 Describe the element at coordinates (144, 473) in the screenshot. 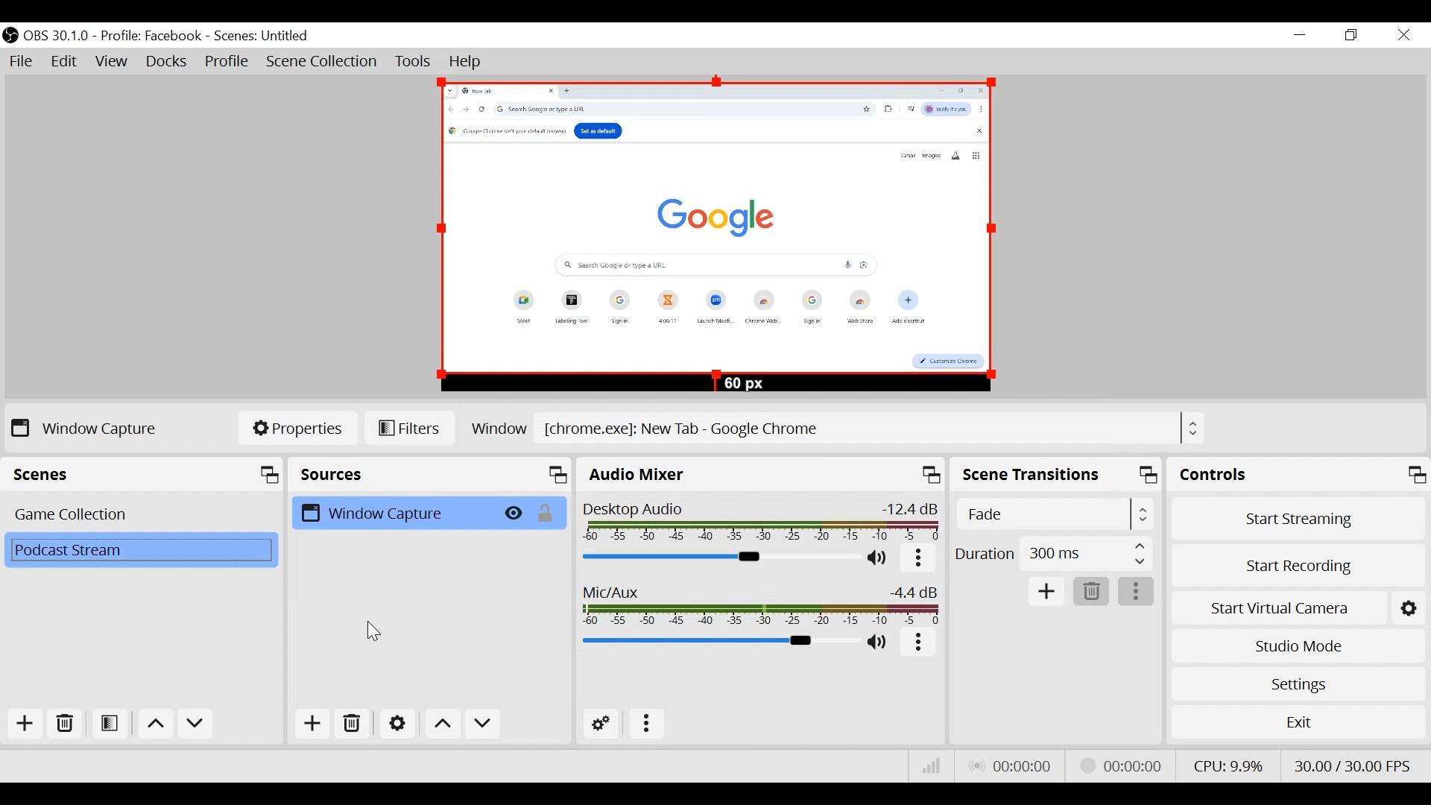

I see `Scenes` at that location.